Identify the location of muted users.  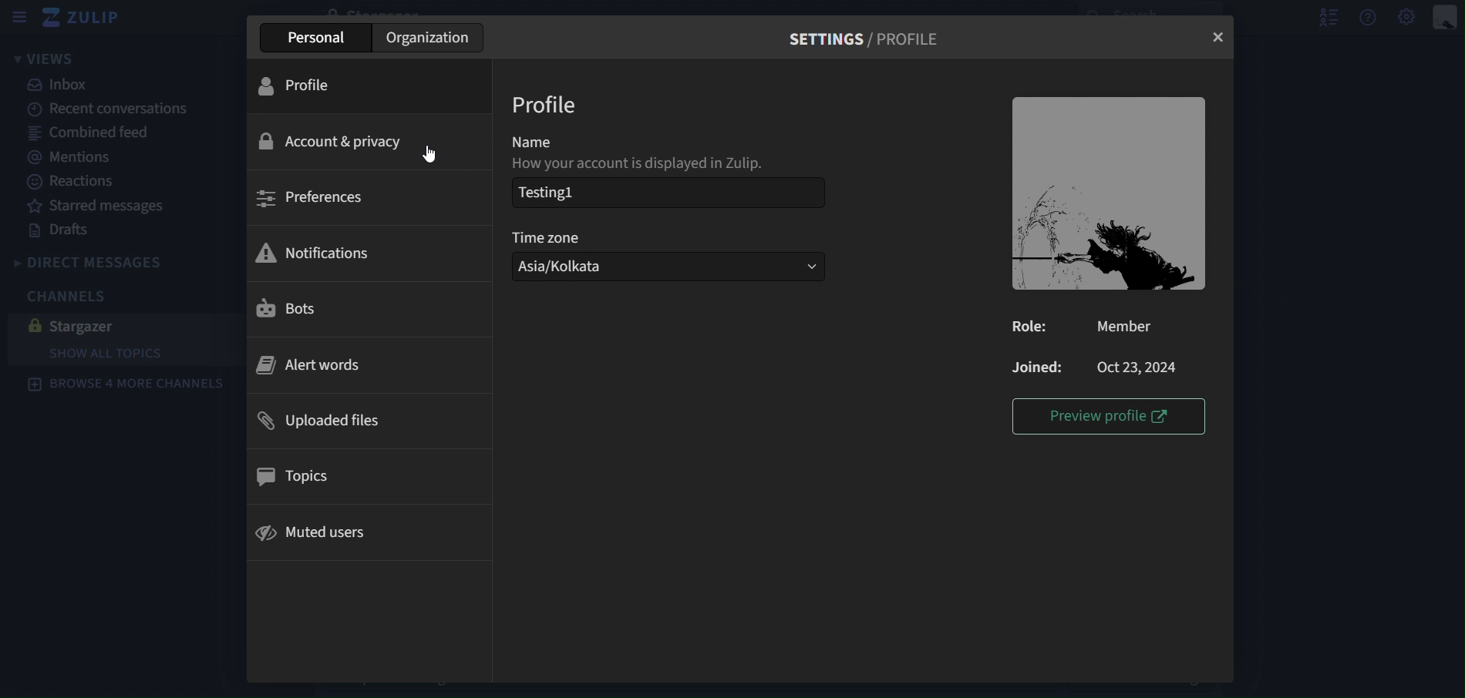
(312, 532).